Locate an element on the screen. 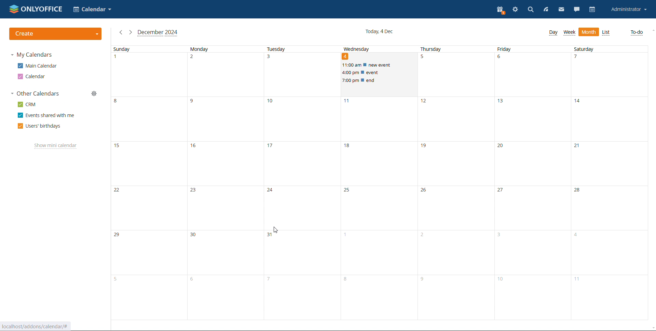 The height and width of the screenshot is (331, 656). my calendars is located at coordinates (31, 55).